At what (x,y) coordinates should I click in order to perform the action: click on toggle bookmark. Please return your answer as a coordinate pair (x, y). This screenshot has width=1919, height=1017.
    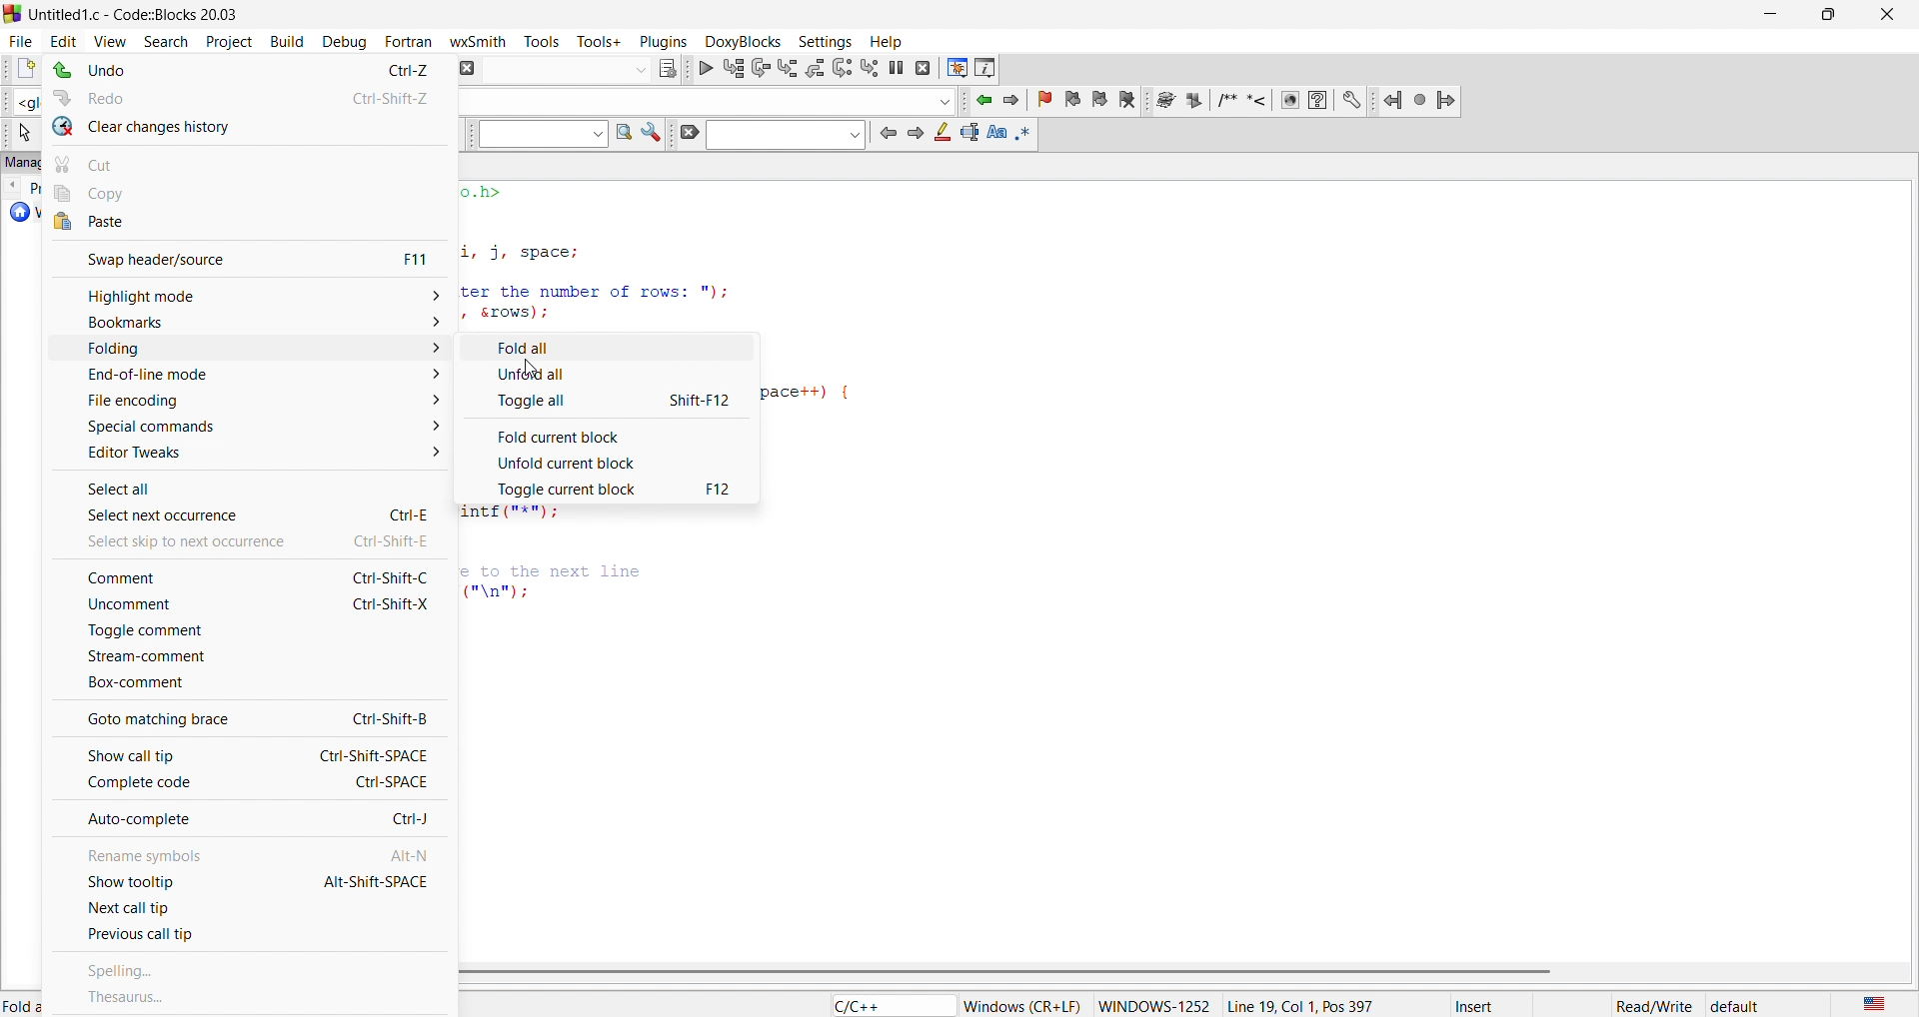
    Looking at the image, I should click on (1048, 100).